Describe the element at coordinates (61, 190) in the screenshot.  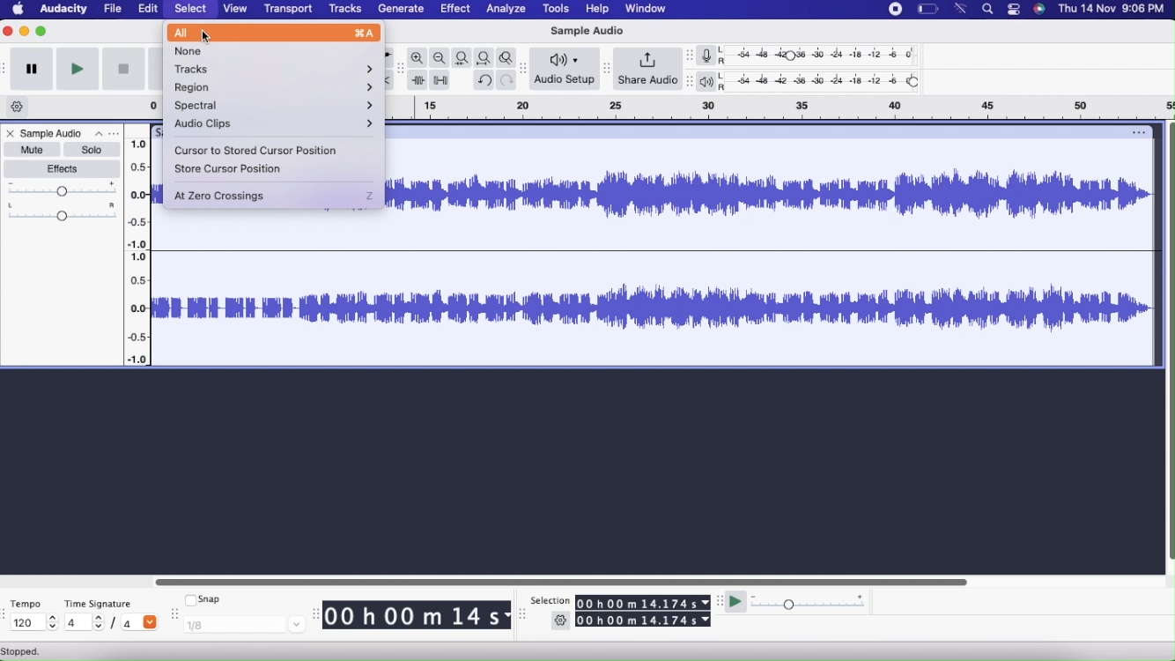
I see `Gain Slider` at that location.